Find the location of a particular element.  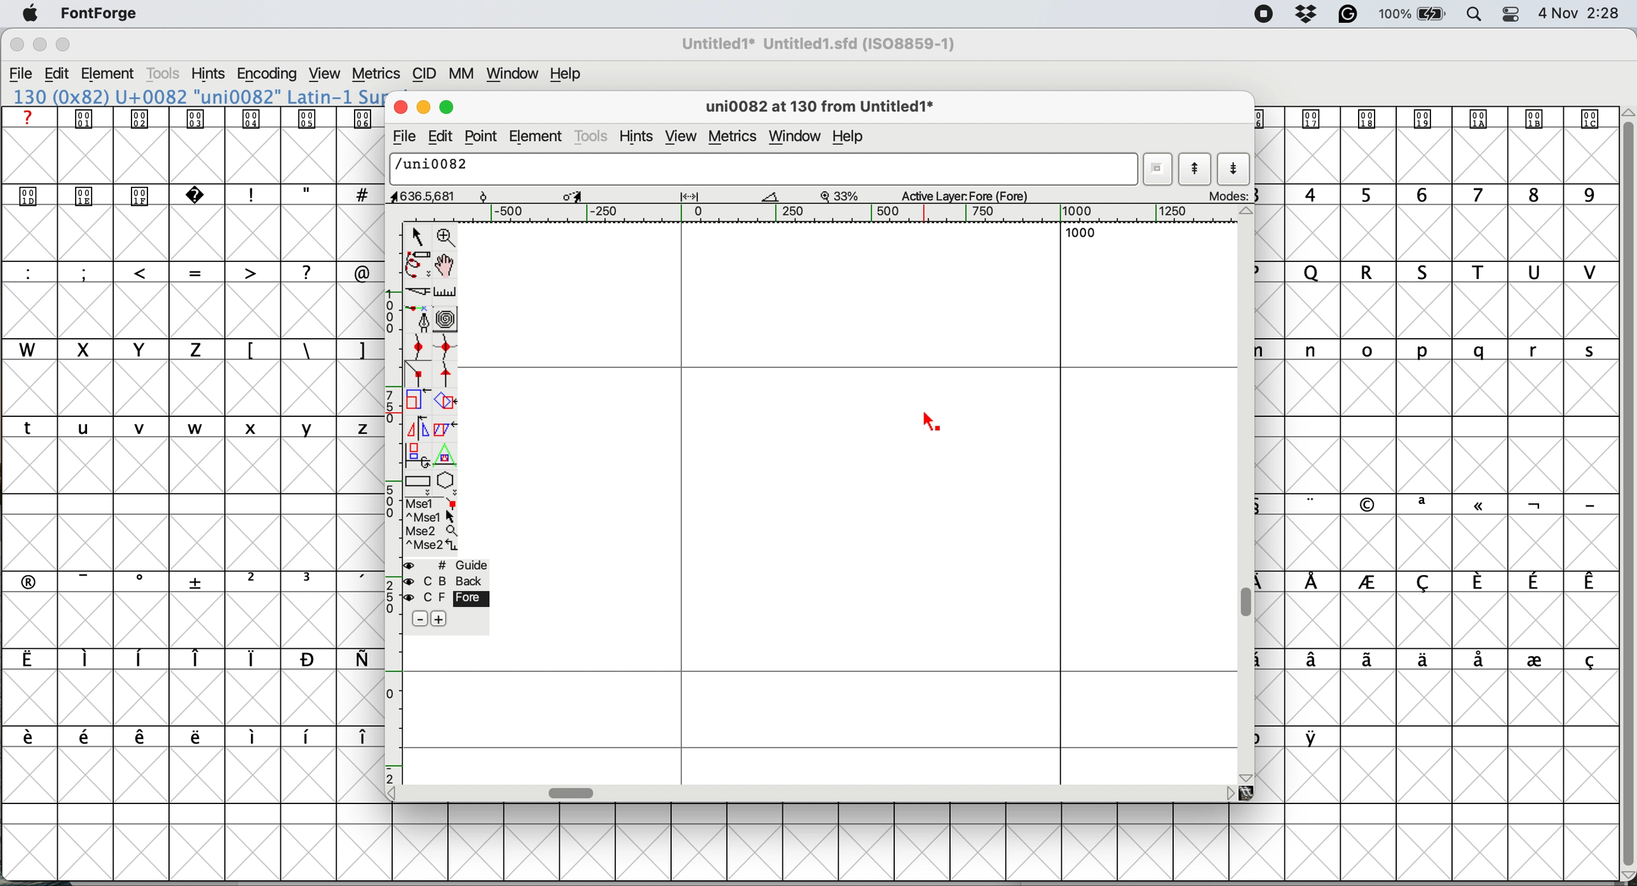

skew the selection is located at coordinates (442, 427).